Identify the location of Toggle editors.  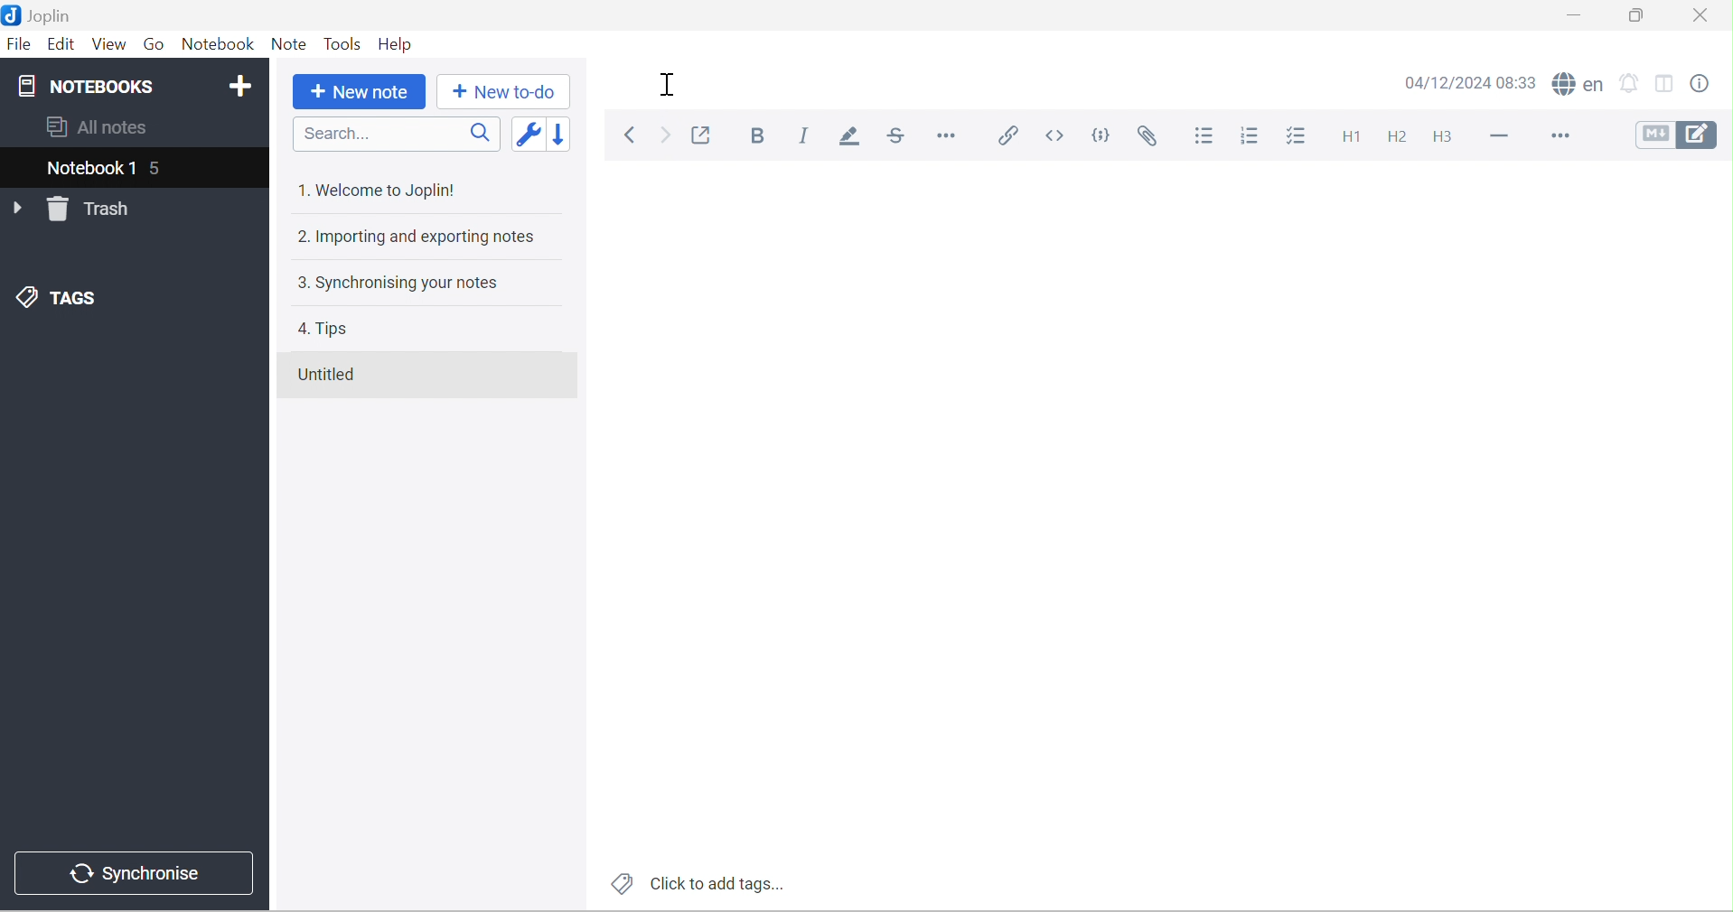
(1675, 134).